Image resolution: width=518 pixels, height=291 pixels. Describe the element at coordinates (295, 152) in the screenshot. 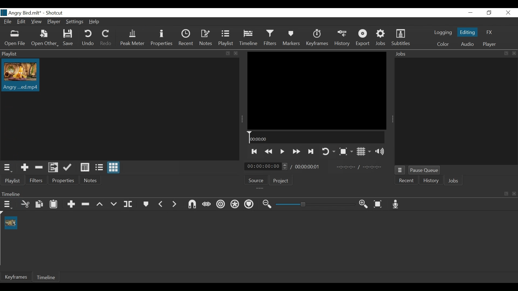

I see `Play quickly forward` at that location.